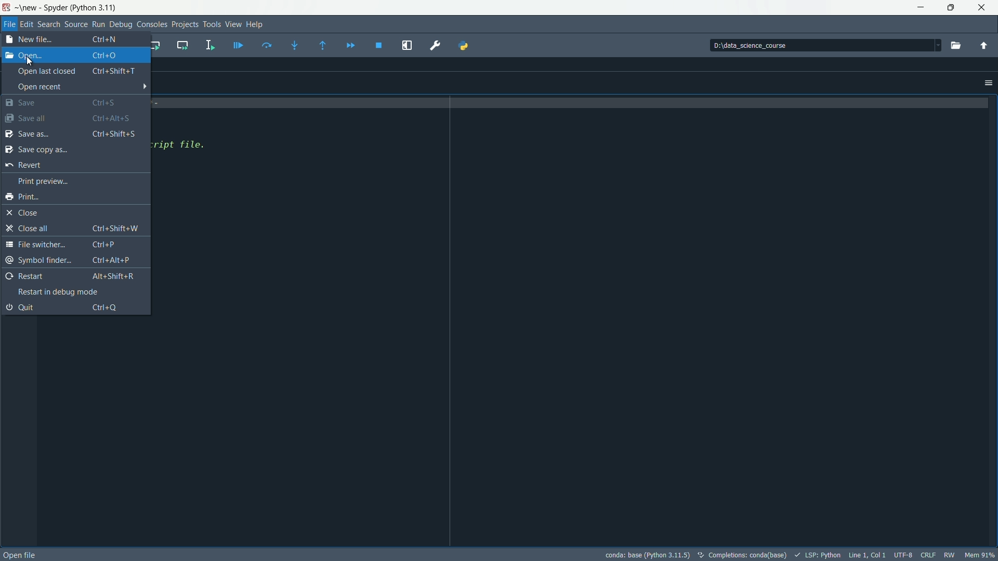 This screenshot has width=998, height=561. I want to click on minimize, so click(922, 8).